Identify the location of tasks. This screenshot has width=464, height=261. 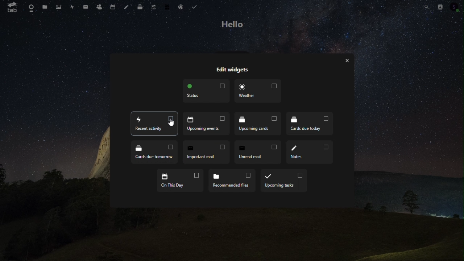
(196, 7).